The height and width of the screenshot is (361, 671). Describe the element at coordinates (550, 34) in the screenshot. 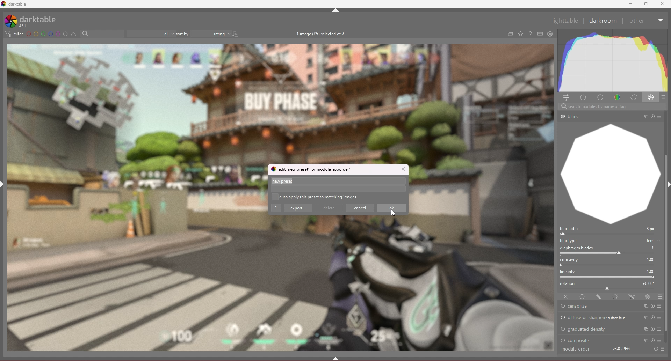

I see `open global preference` at that location.